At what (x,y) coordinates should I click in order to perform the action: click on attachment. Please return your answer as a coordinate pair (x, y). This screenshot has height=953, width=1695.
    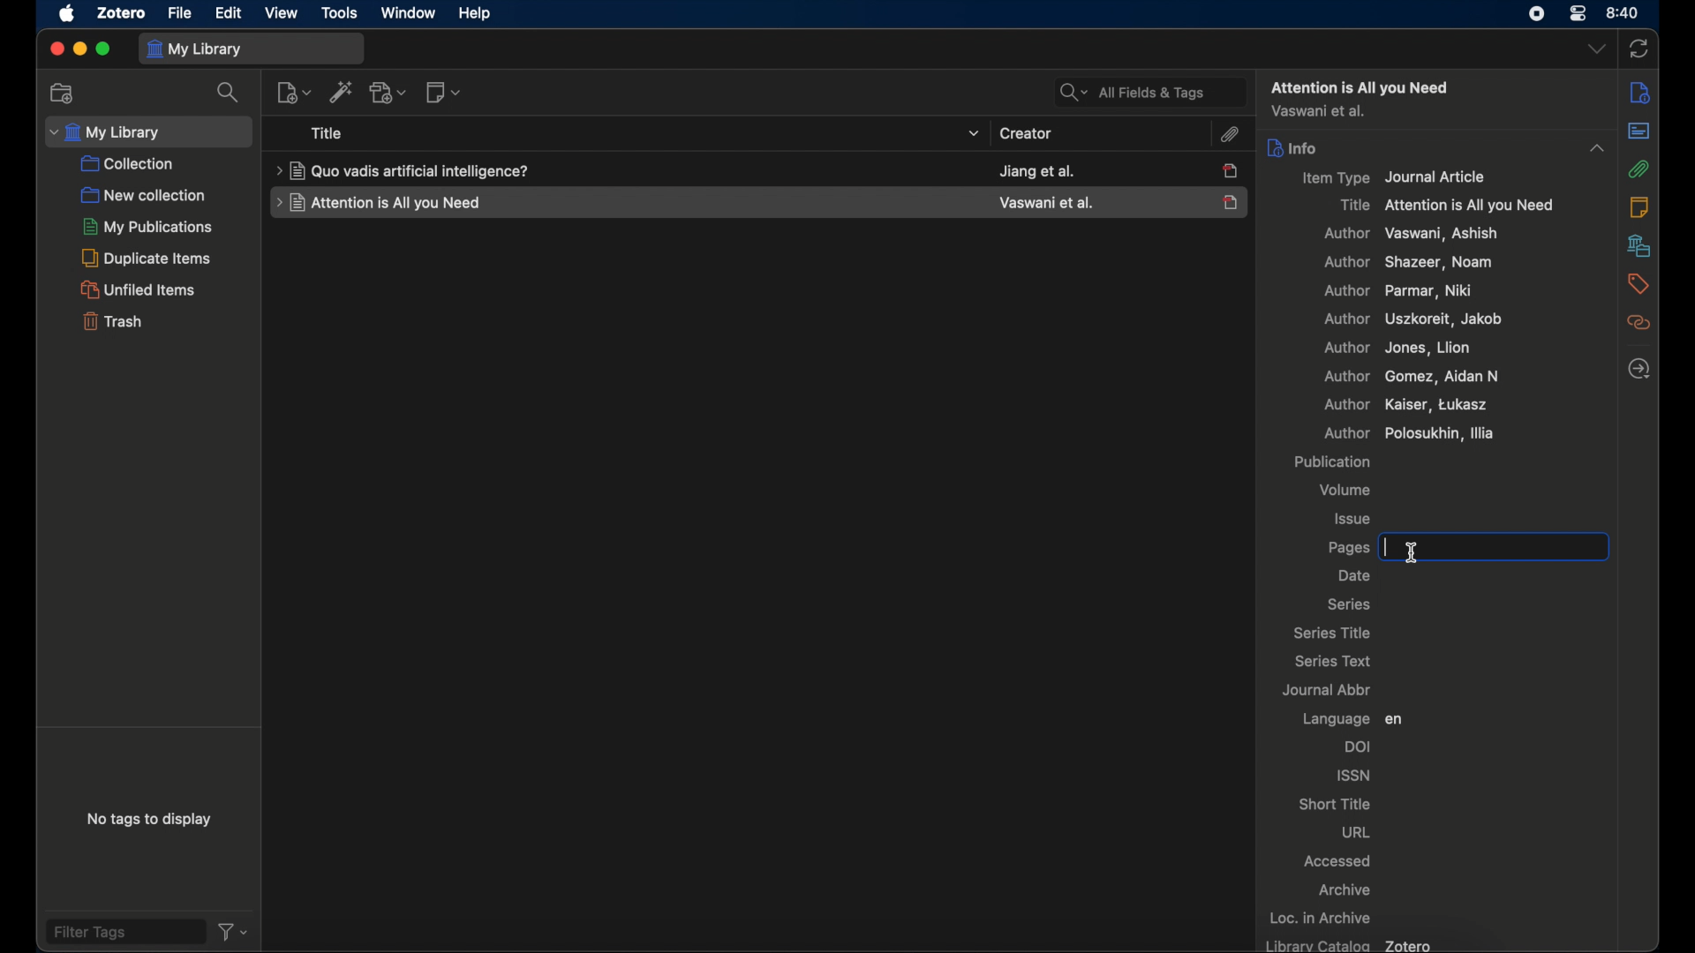
    Looking at the image, I should click on (1233, 135).